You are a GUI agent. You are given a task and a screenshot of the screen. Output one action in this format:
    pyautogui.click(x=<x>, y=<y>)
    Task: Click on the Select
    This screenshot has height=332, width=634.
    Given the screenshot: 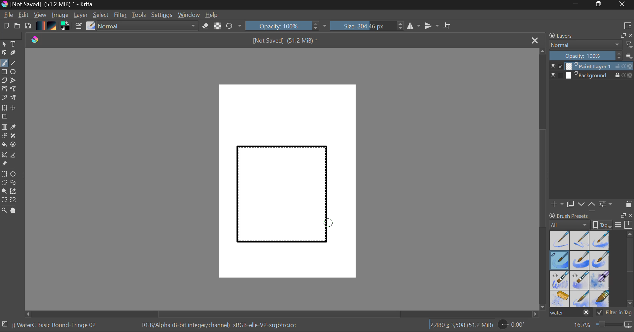 What is the action you would take?
    pyautogui.click(x=101, y=15)
    